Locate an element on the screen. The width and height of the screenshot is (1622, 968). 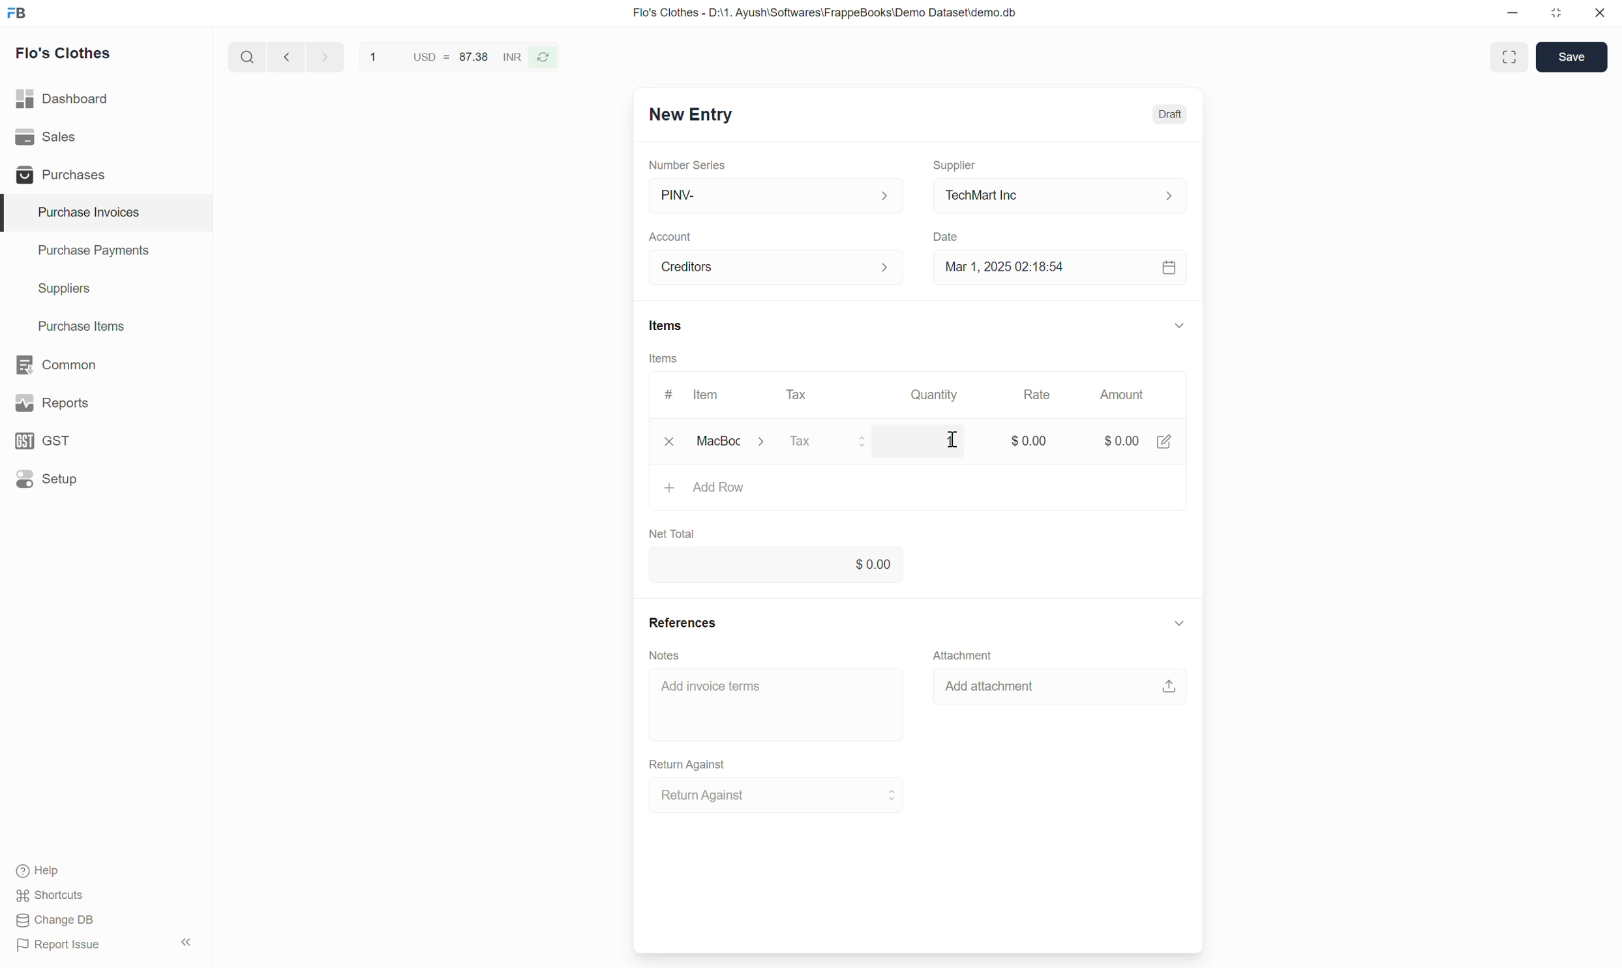
Reverse is located at coordinates (543, 57).